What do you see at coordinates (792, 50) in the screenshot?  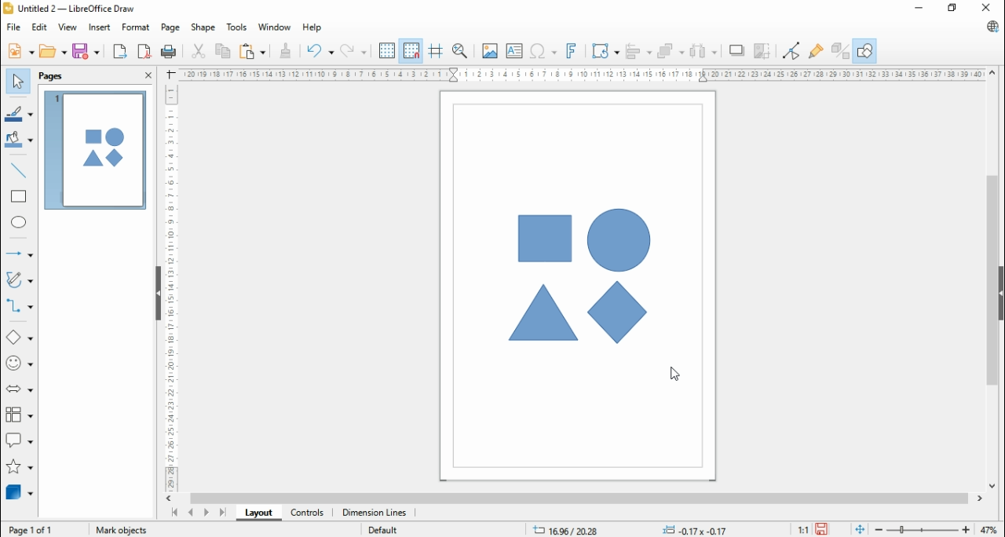 I see `toggle point edit mode` at bounding box center [792, 50].